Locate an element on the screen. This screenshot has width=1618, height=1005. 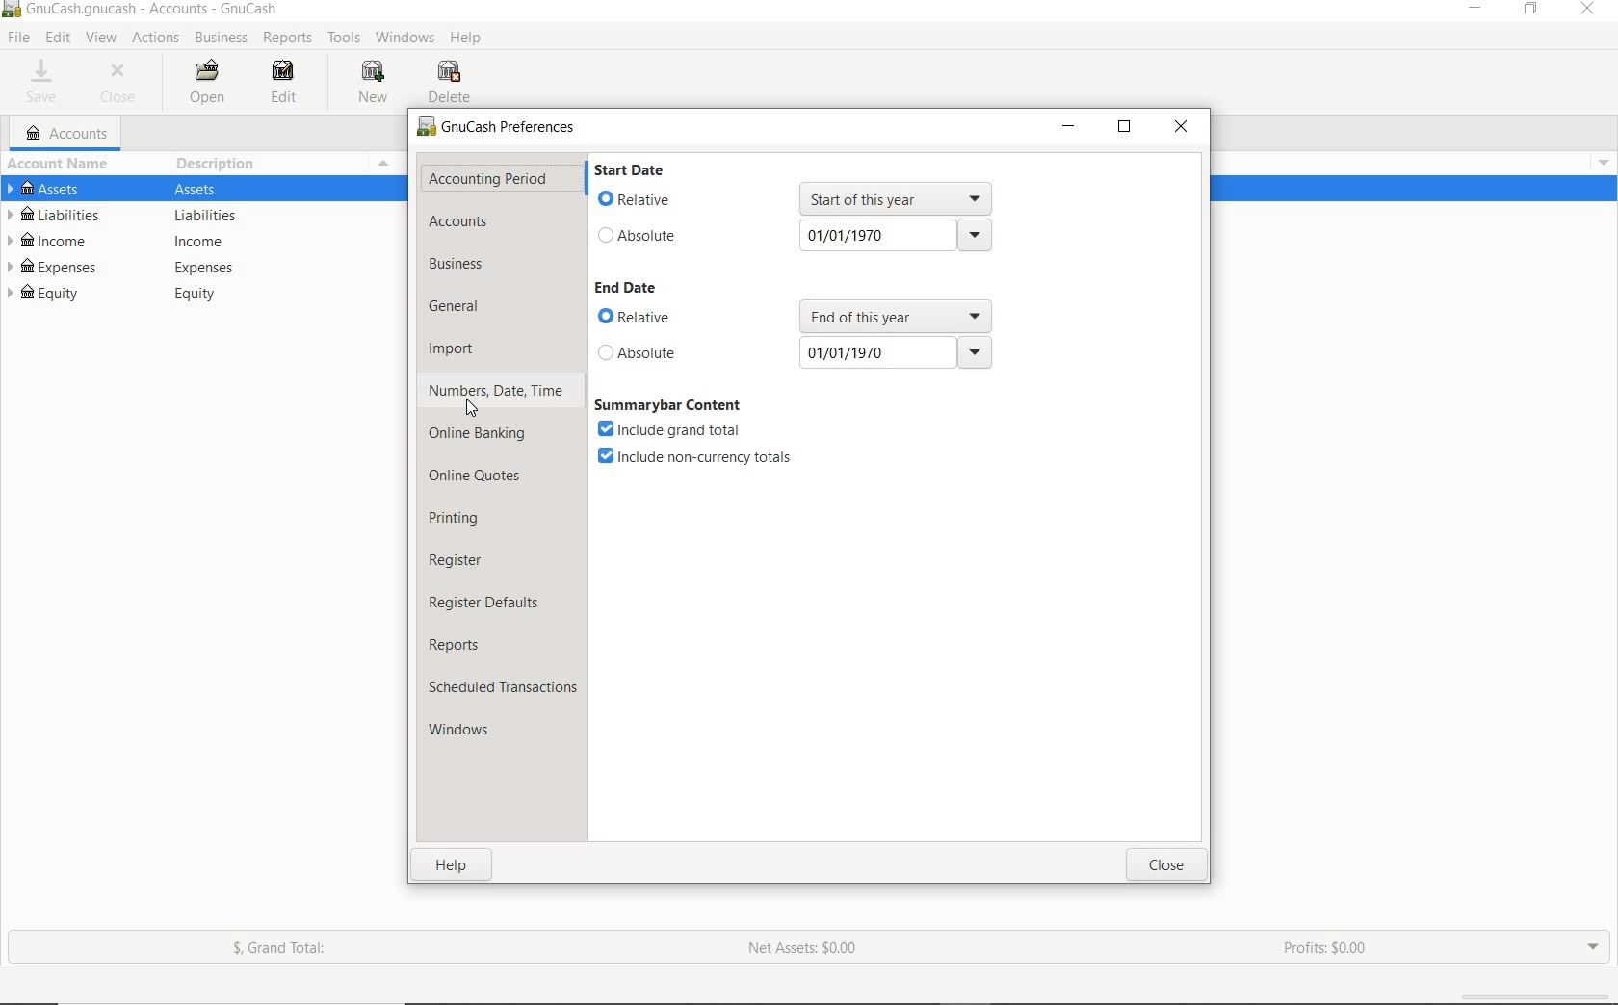
absolute is located at coordinates (647, 357).